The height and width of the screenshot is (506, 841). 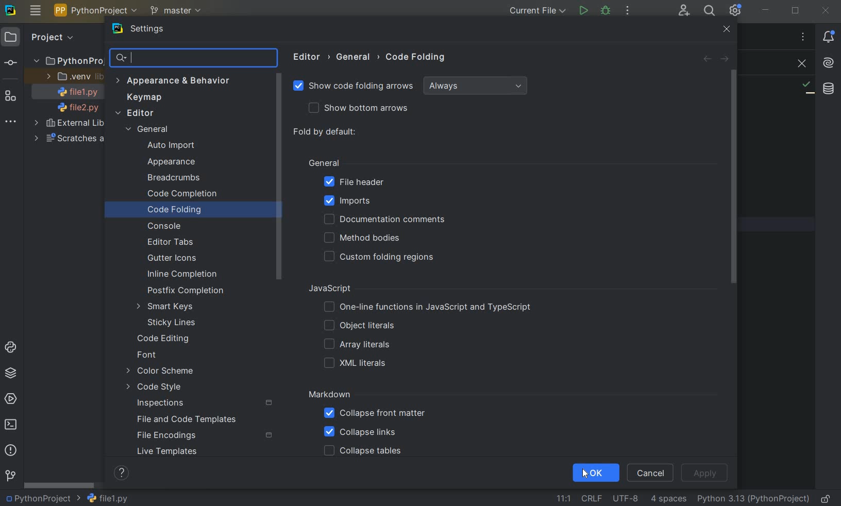 What do you see at coordinates (68, 139) in the screenshot?
I see `SCRATCHES AND CONSOLES` at bounding box center [68, 139].